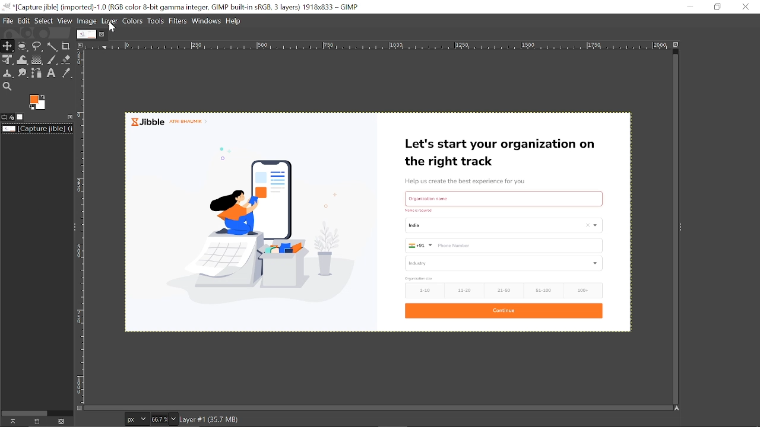  What do you see at coordinates (87, 34) in the screenshot?
I see `Current tab` at bounding box center [87, 34].